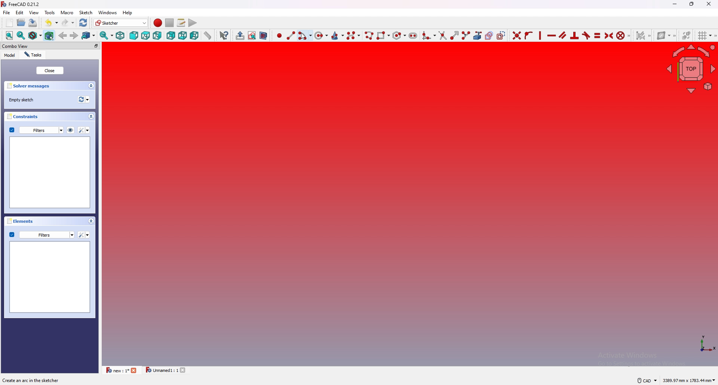 The height and width of the screenshot is (385, 718). I want to click on new : 1*, so click(117, 370).